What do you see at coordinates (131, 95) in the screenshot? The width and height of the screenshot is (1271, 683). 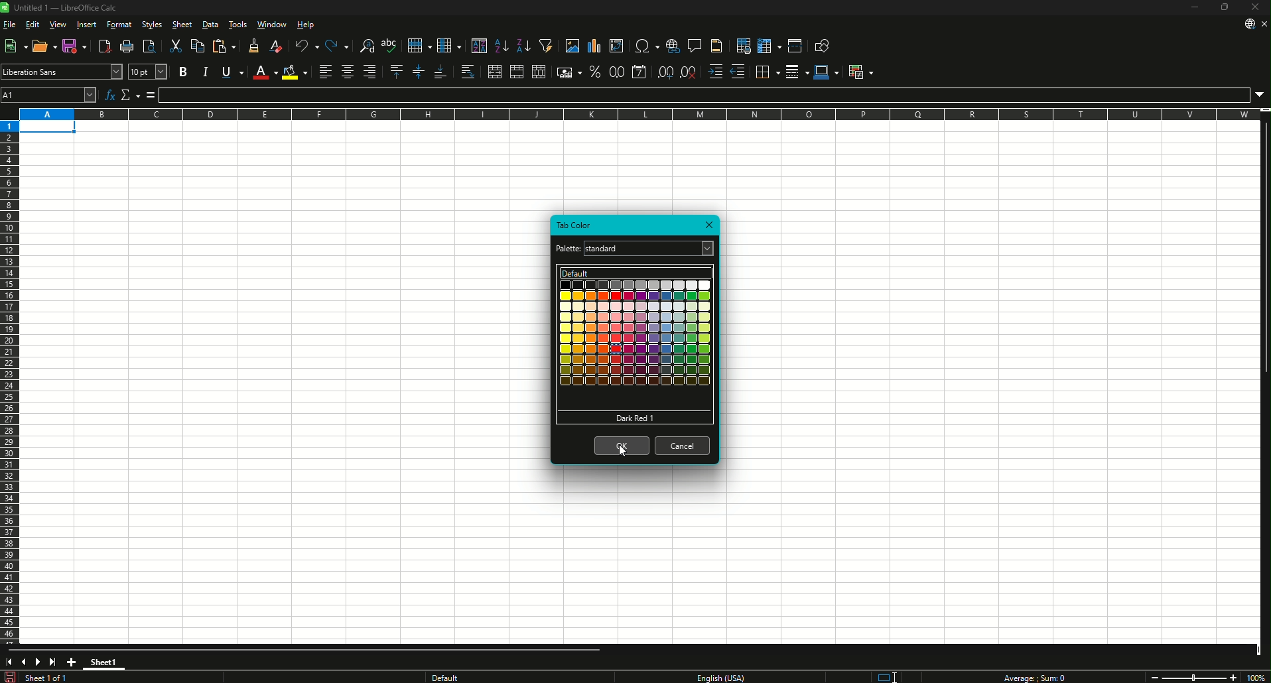 I see `Select Function` at bounding box center [131, 95].